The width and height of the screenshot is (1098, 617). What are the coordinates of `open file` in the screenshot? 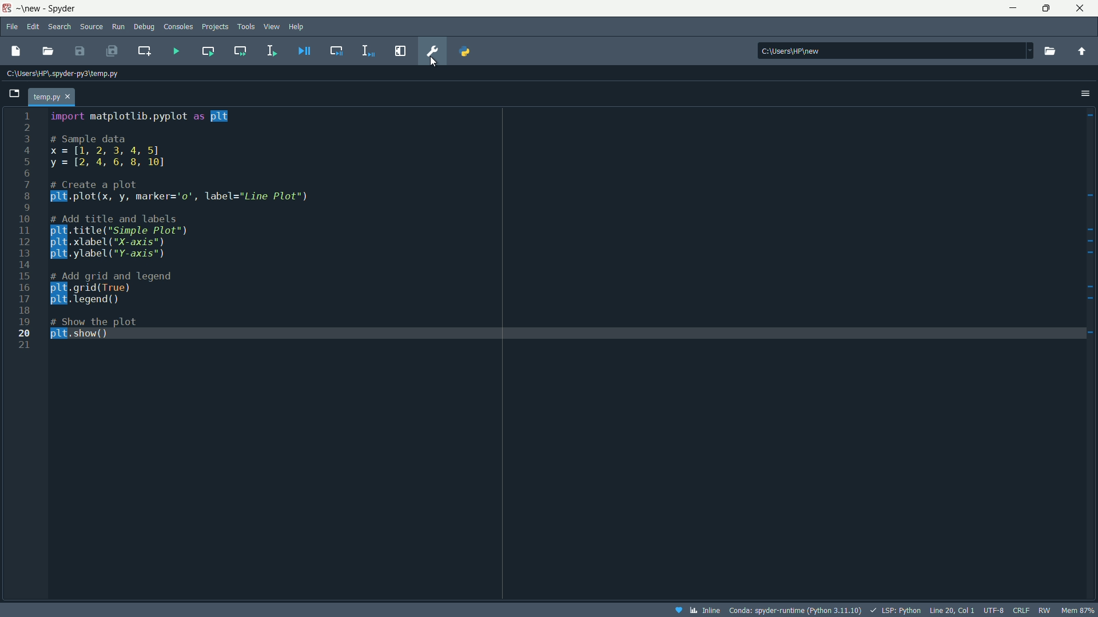 It's located at (49, 51).